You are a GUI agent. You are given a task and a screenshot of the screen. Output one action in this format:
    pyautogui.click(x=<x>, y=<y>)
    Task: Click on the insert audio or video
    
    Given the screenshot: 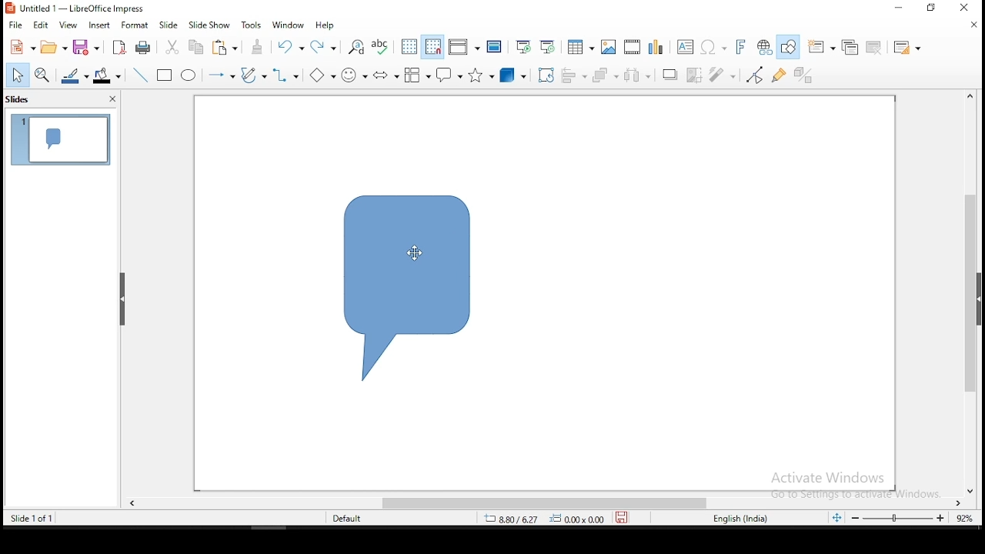 What is the action you would take?
    pyautogui.click(x=630, y=47)
    